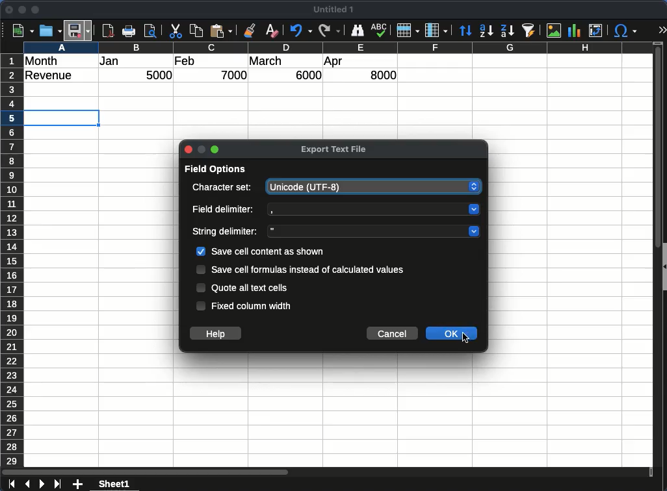 Image resolution: width=667 pixels, height=491 pixels. Describe the element at coordinates (337, 47) in the screenshot. I see `column` at that location.